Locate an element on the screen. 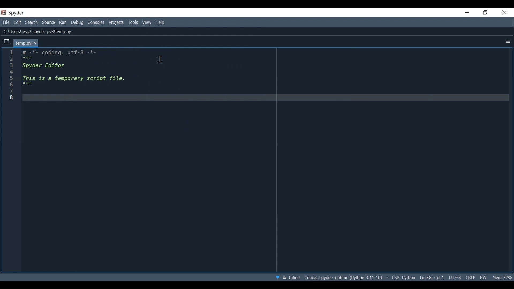 The image size is (514, 289). cursor is located at coordinates (160, 60).